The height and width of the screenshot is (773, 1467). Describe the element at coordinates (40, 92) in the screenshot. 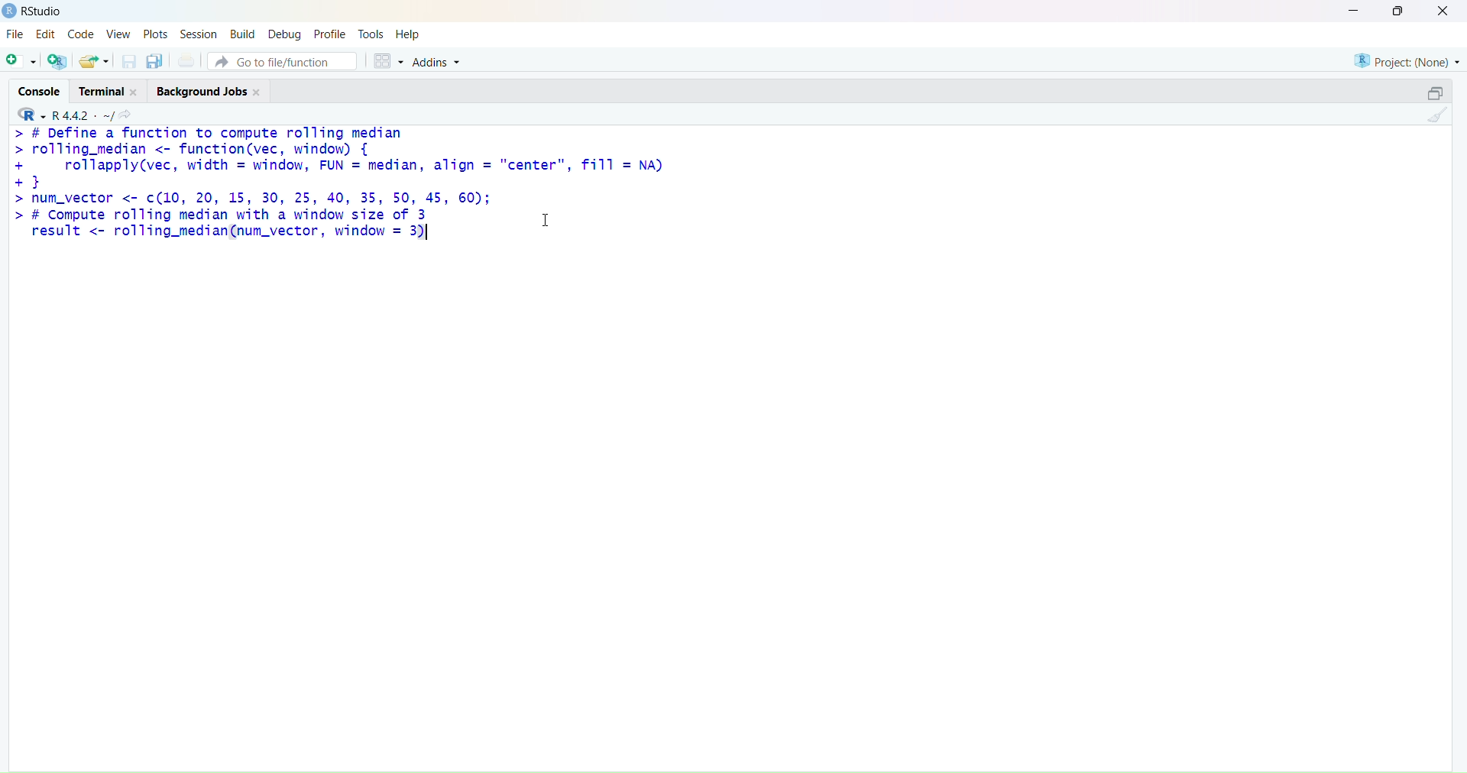

I see `console` at that location.